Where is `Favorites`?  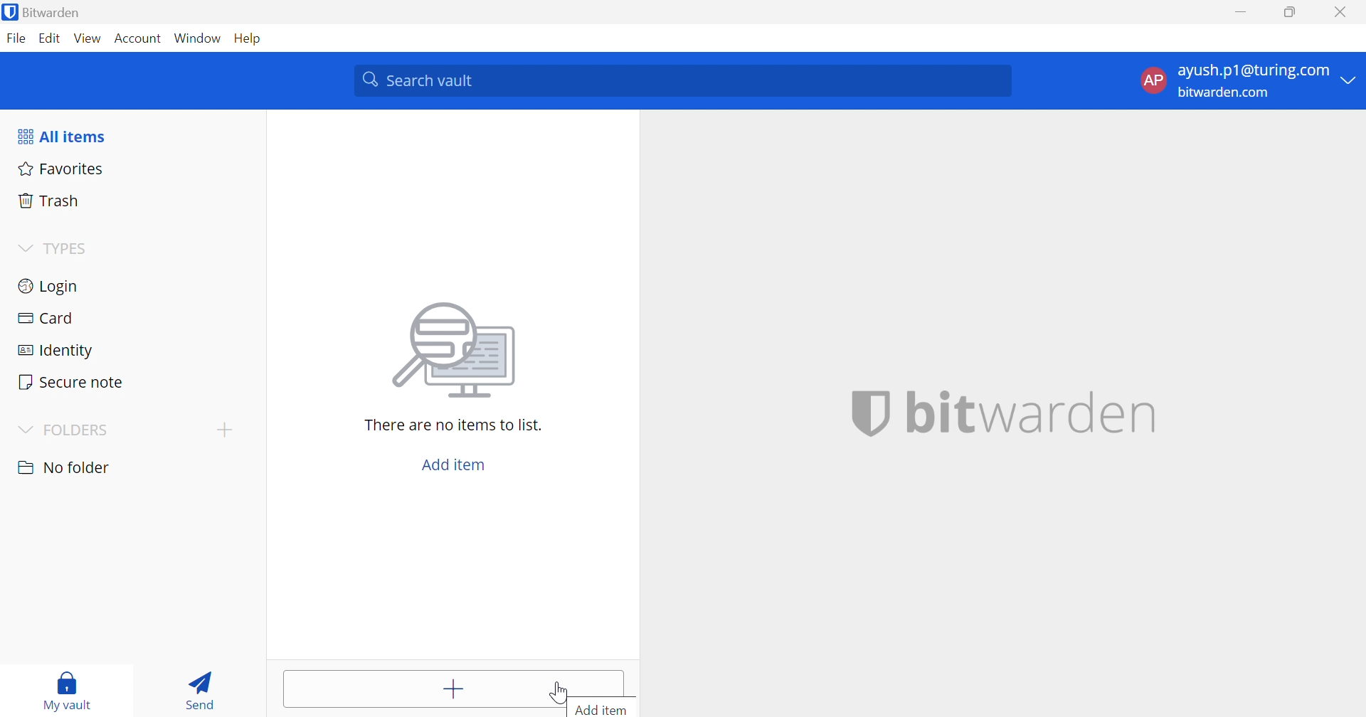 Favorites is located at coordinates (58, 167).